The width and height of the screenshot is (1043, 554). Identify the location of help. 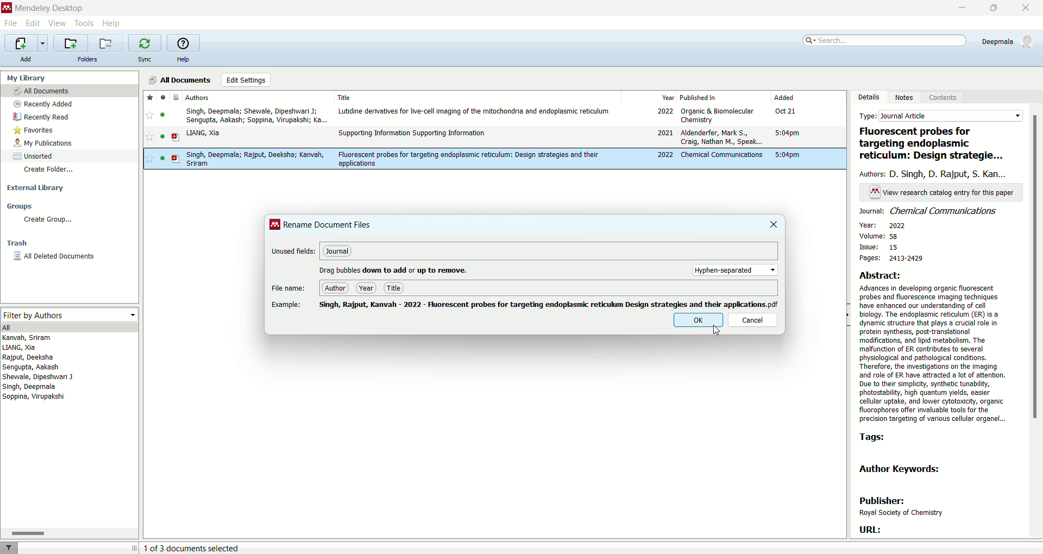
(111, 23).